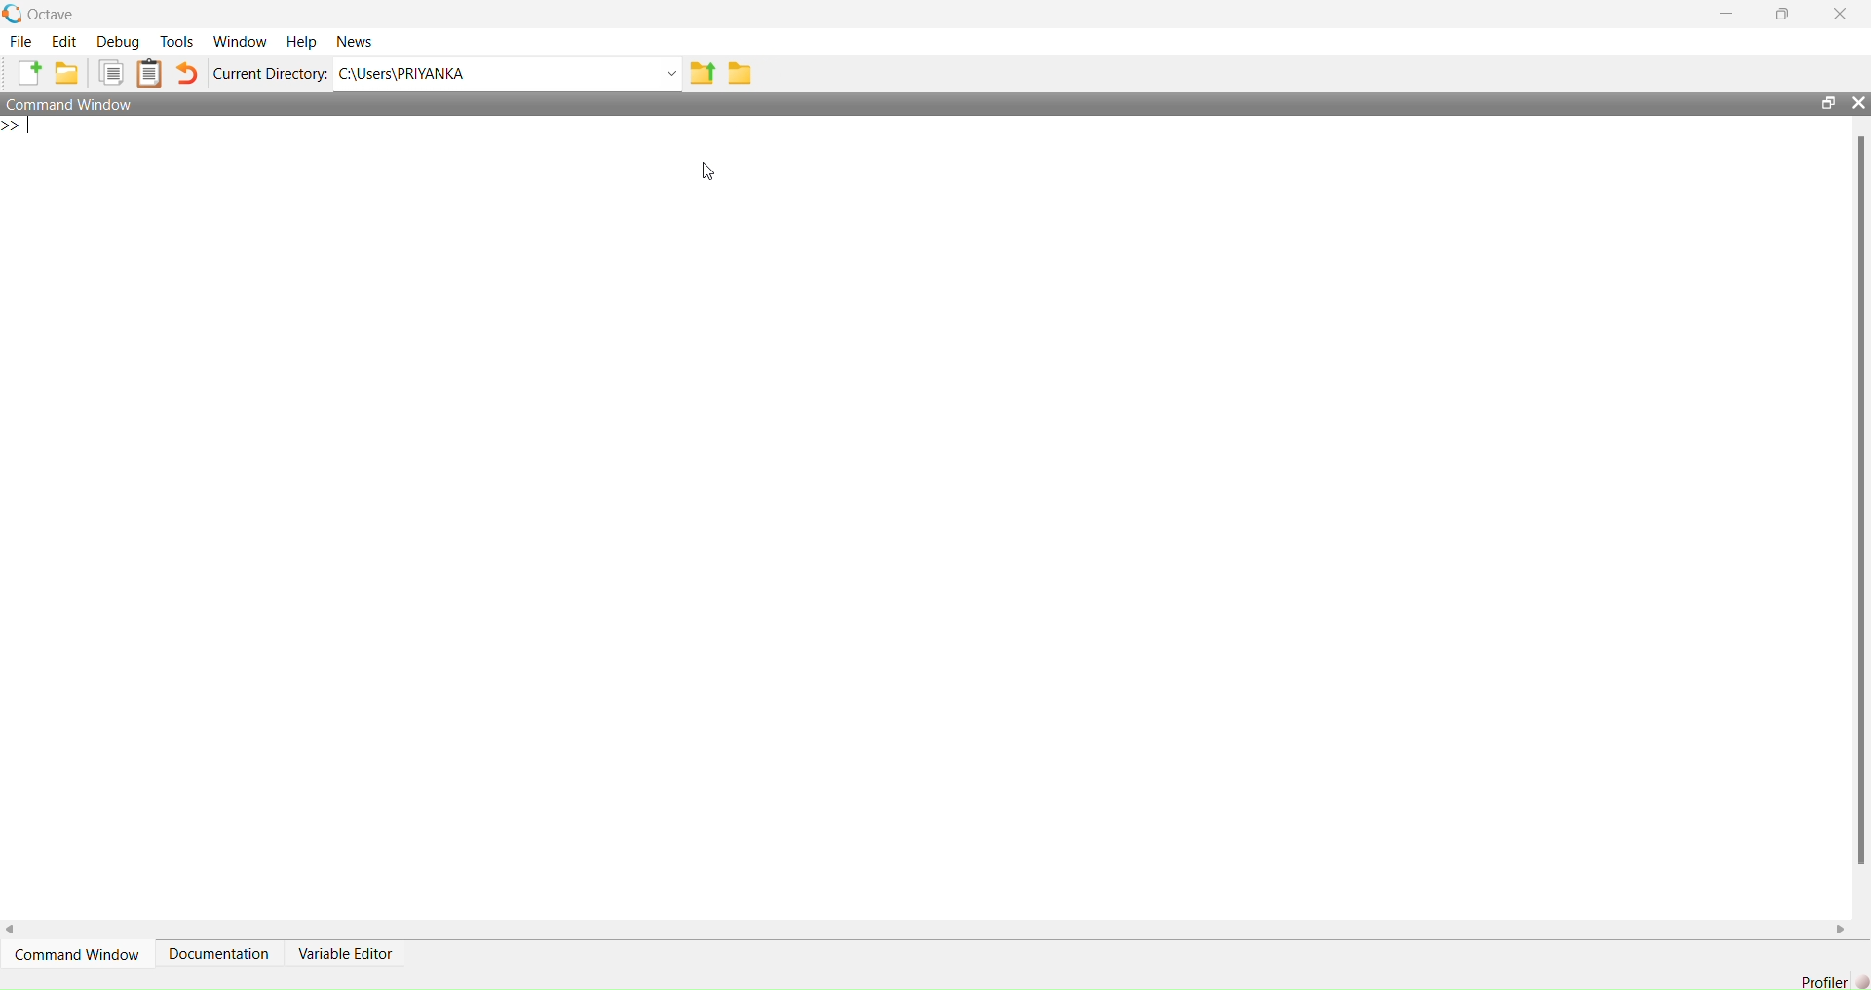 The width and height of the screenshot is (1871, 990). I want to click on Documentation, so click(220, 952).